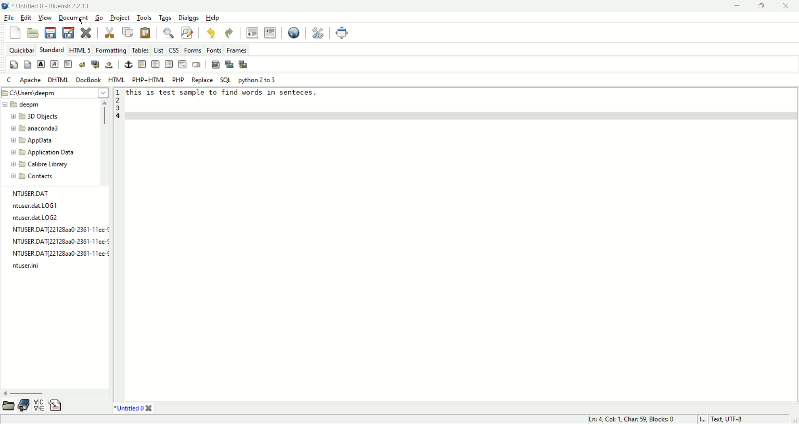  Describe the element at coordinates (74, 18) in the screenshot. I see `document` at that location.